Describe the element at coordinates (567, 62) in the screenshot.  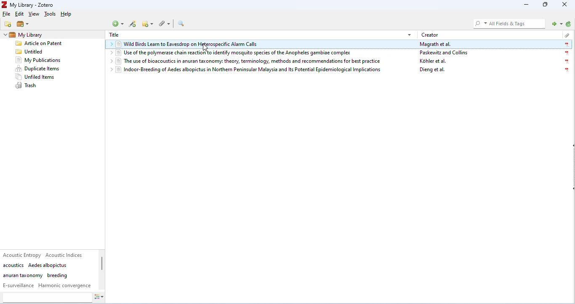
I see `pdf` at that location.